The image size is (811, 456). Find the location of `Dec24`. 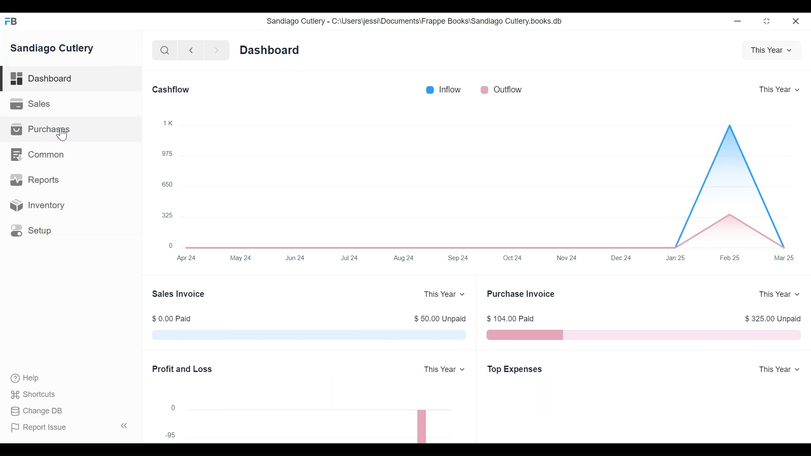

Dec24 is located at coordinates (622, 257).